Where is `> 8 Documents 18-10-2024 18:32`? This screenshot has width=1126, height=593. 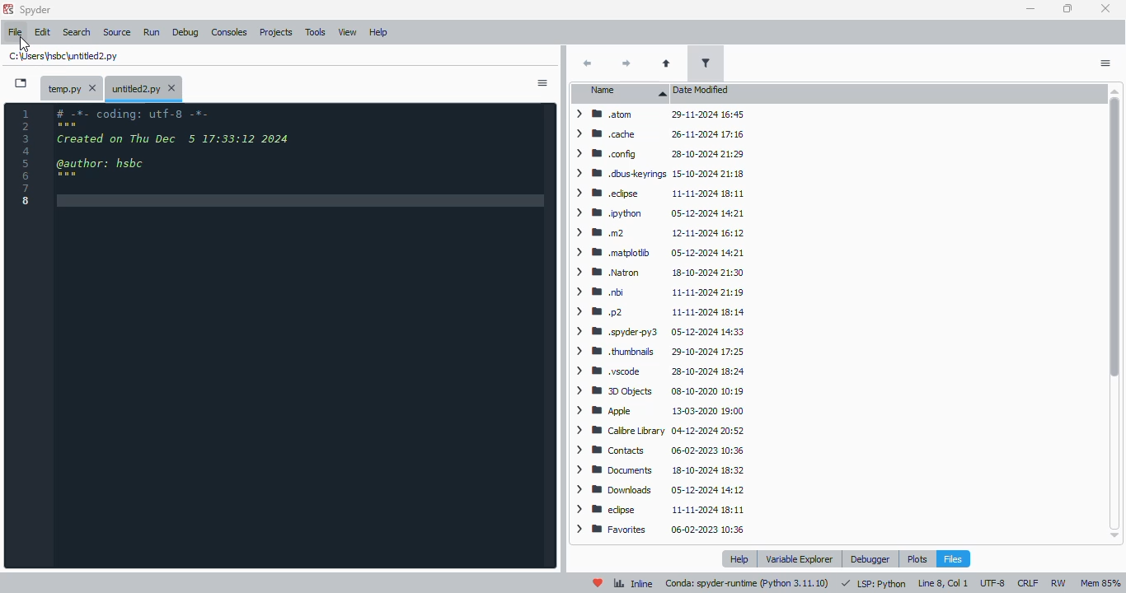
> 8 Documents 18-10-2024 18:32 is located at coordinates (657, 470).